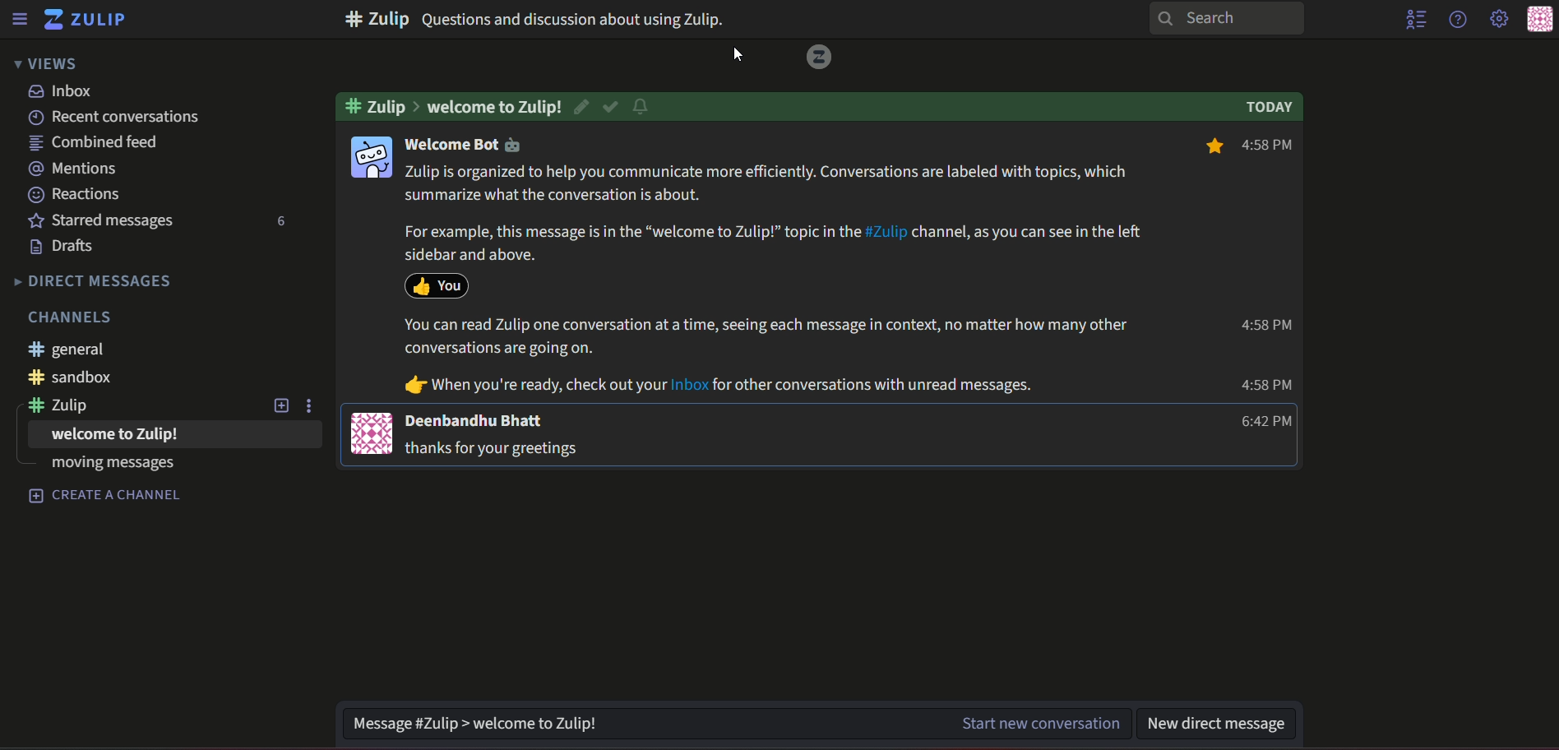 The height and width of the screenshot is (750, 1559). Describe the element at coordinates (1497, 19) in the screenshot. I see `main menu` at that location.